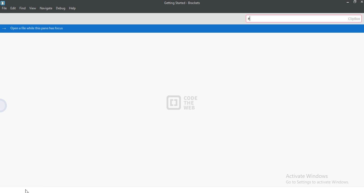 The width and height of the screenshot is (364, 193). What do you see at coordinates (33, 9) in the screenshot?
I see `View` at bounding box center [33, 9].